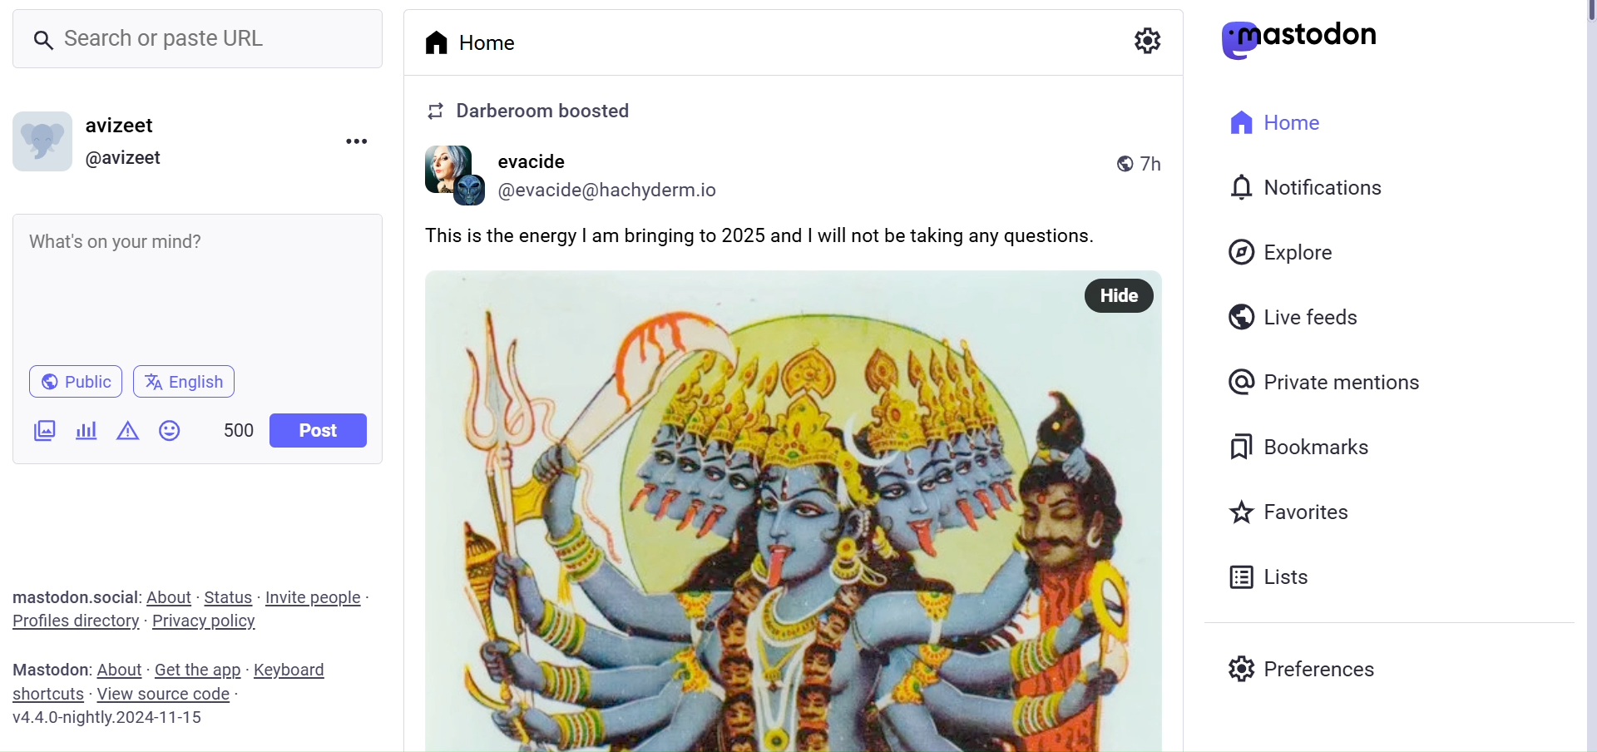 The height and width of the screenshot is (752, 1597). Describe the element at coordinates (171, 596) in the screenshot. I see `About` at that location.